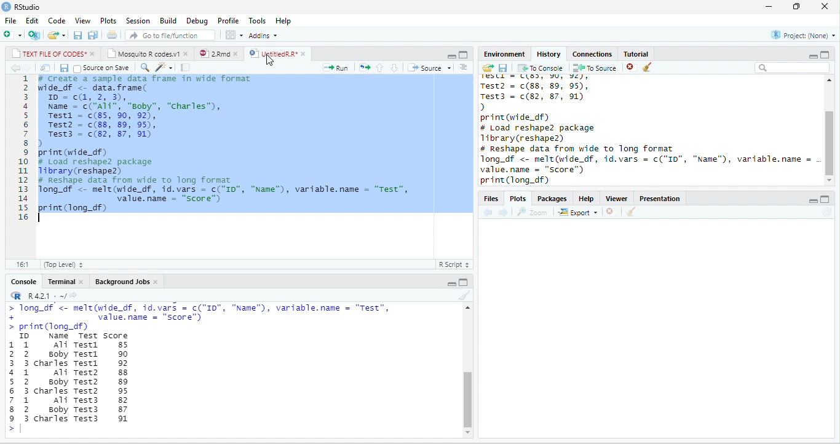 The width and height of the screenshot is (840, 444). Describe the element at coordinates (269, 60) in the screenshot. I see `cursor` at that location.